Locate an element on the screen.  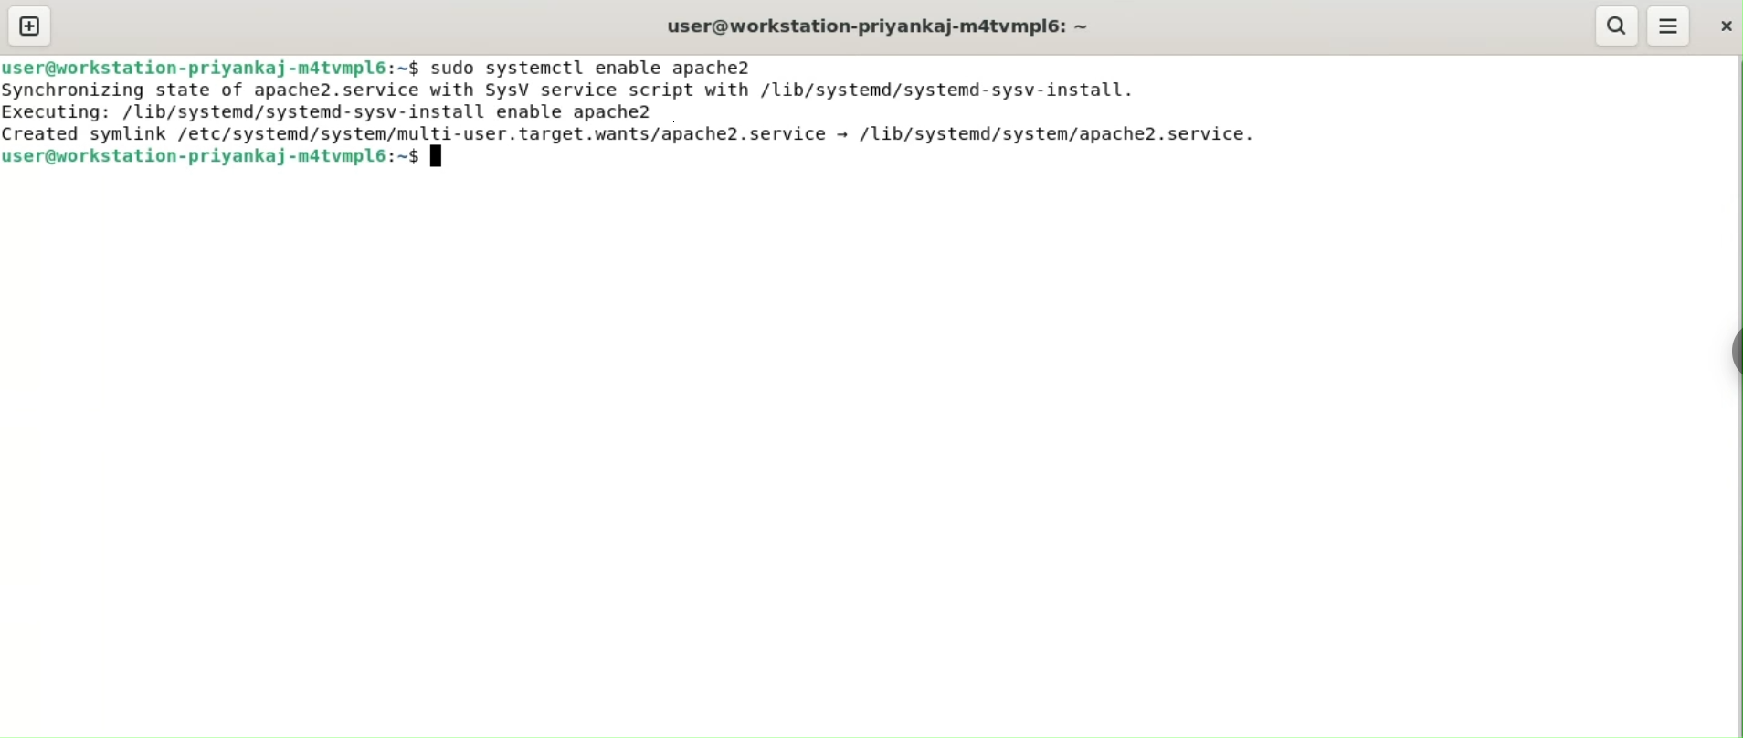
new tab is located at coordinates (29, 26).